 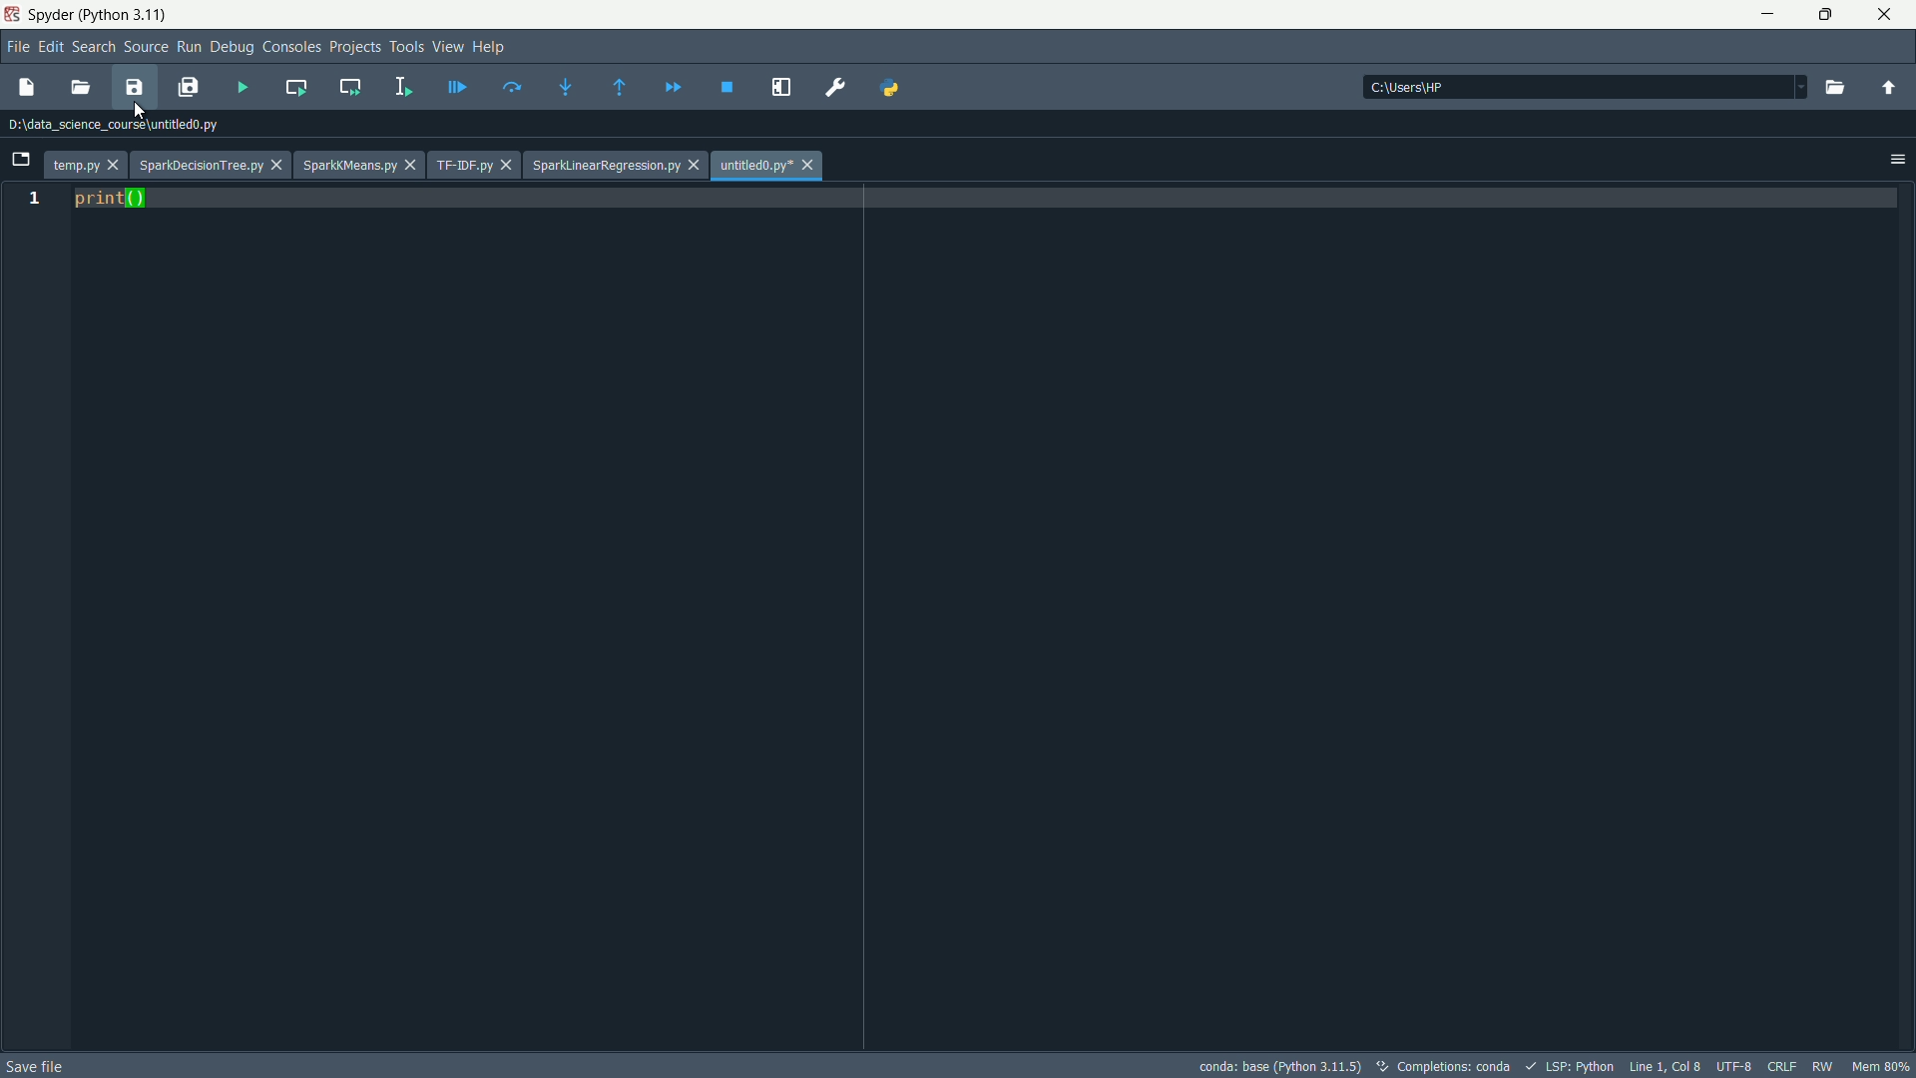 I want to click on browse working directory, so click(x=1829, y=86).